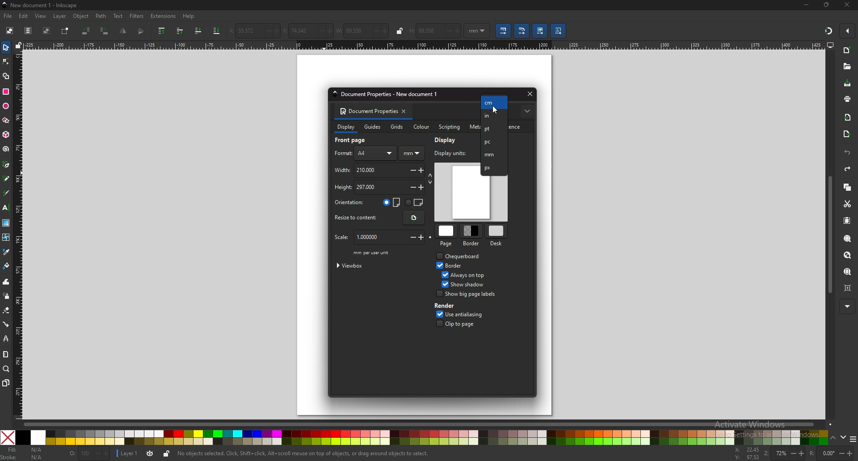 Image resolution: width=858 pixels, height=461 pixels. I want to click on chequeboard, so click(465, 256).